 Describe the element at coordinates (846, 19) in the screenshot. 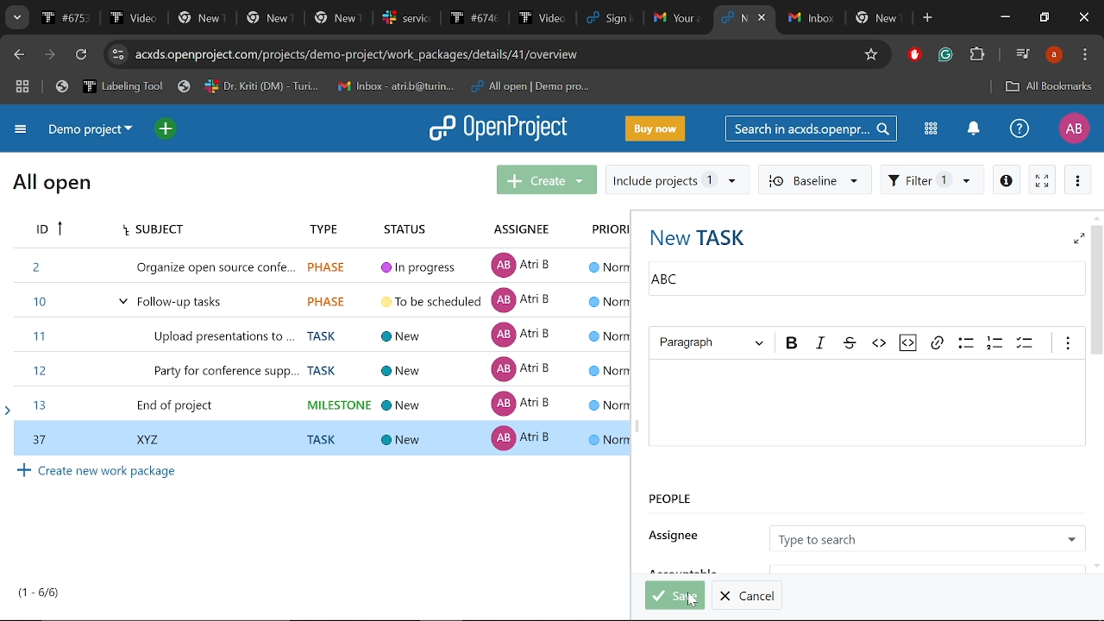

I see `Other tabs` at that location.